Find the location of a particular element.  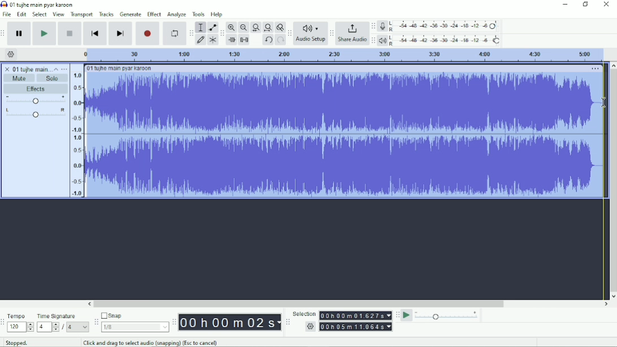

Stop is located at coordinates (70, 34).